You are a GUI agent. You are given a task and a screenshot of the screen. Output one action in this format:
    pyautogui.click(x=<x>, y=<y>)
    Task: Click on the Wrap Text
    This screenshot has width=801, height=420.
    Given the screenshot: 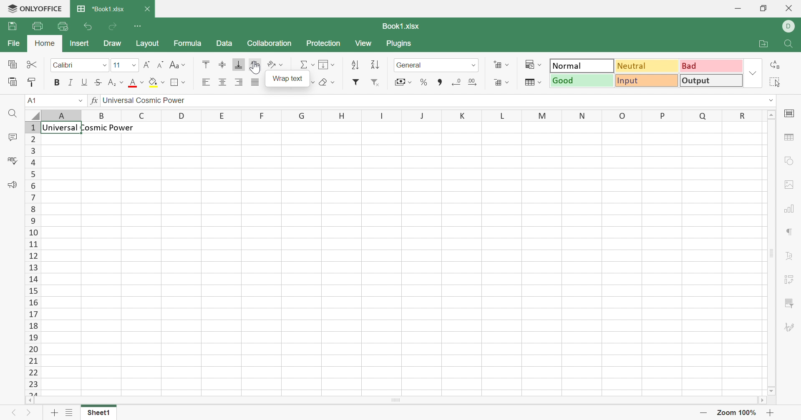 What is the action you would take?
    pyautogui.click(x=256, y=64)
    